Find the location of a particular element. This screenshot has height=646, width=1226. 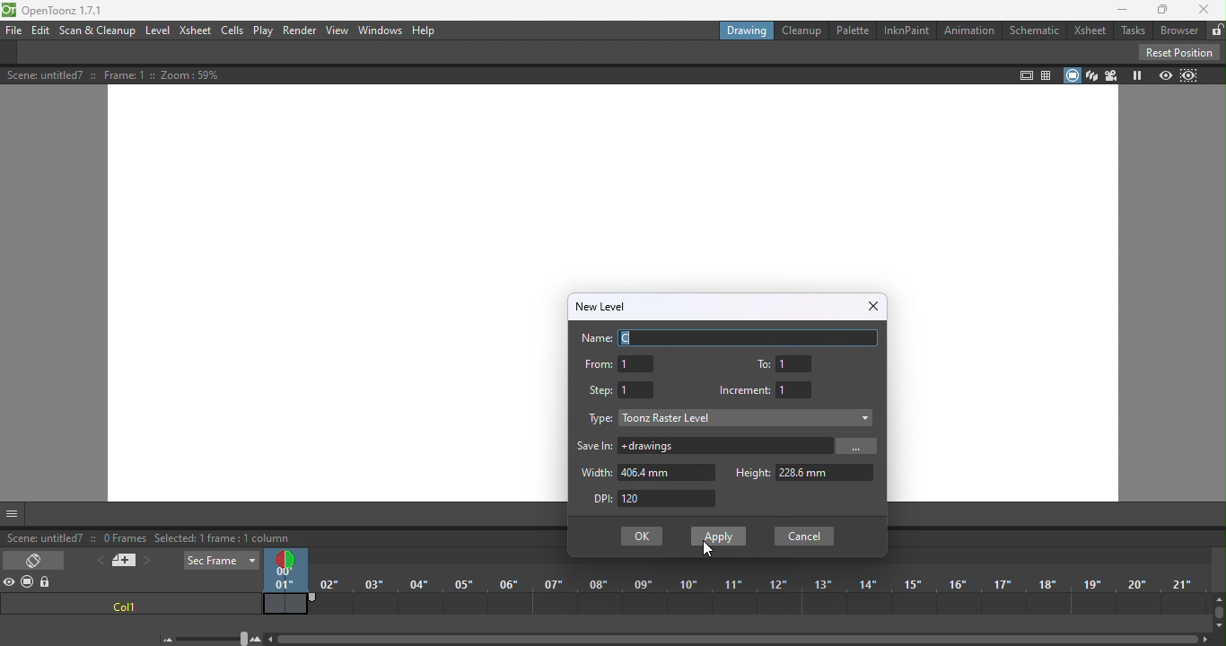

sub-camera preview is located at coordinates (1190, 75).